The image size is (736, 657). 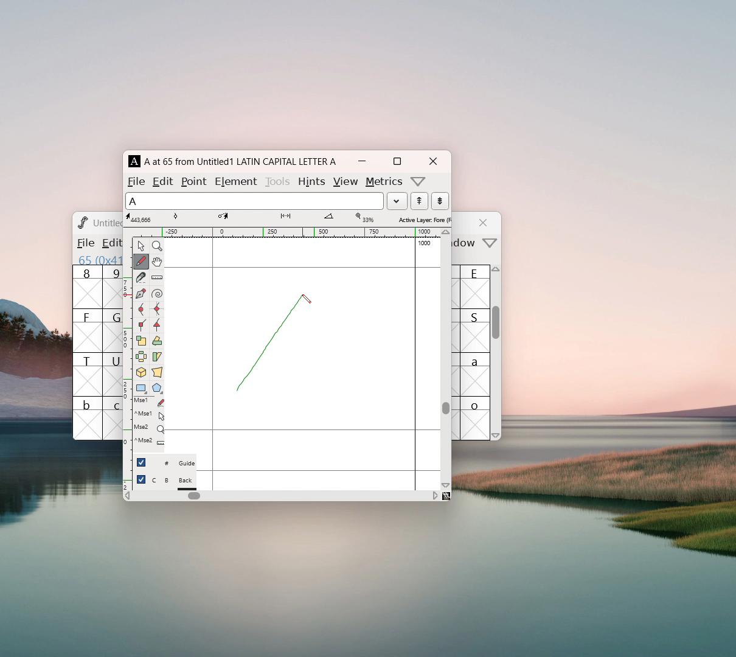 What do you see at coordinates (127, 497) in the screenshot?
I see `scroll left` at bounding box center [127, 497].